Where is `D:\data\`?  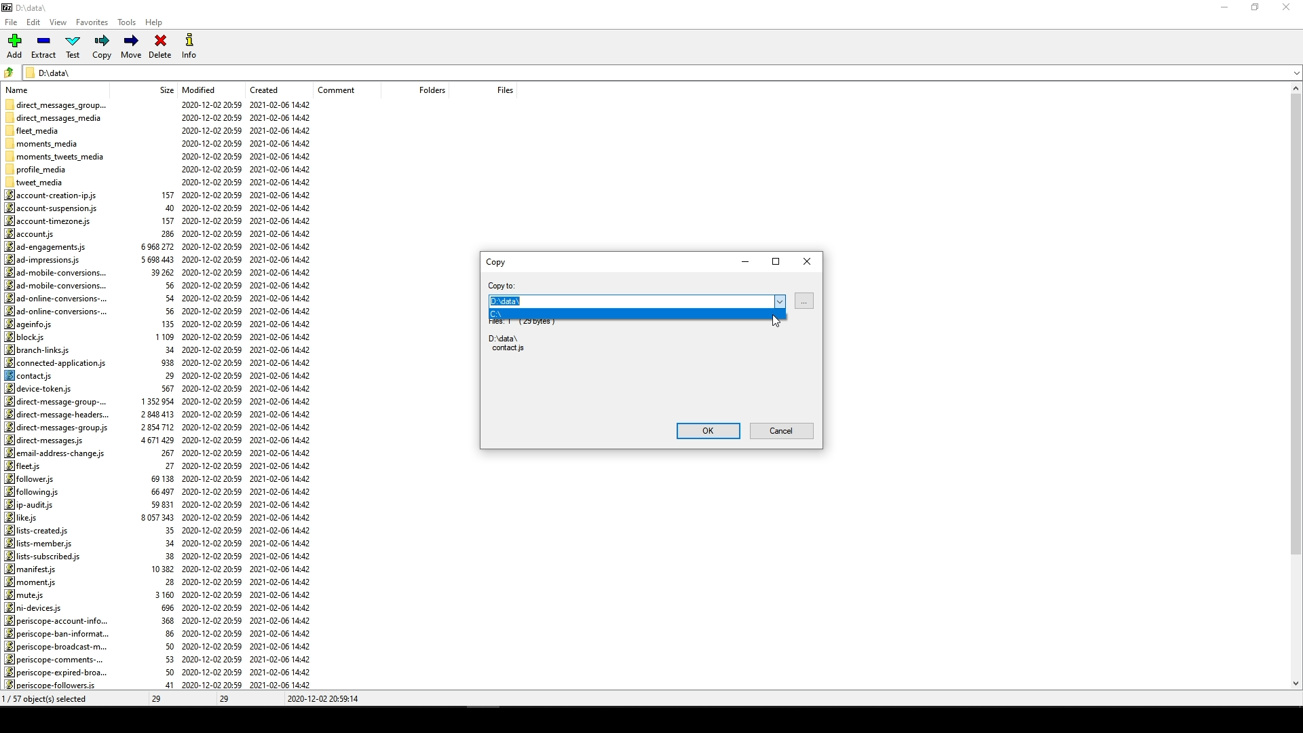 D:\data\ is located at coordinates (621, 301).